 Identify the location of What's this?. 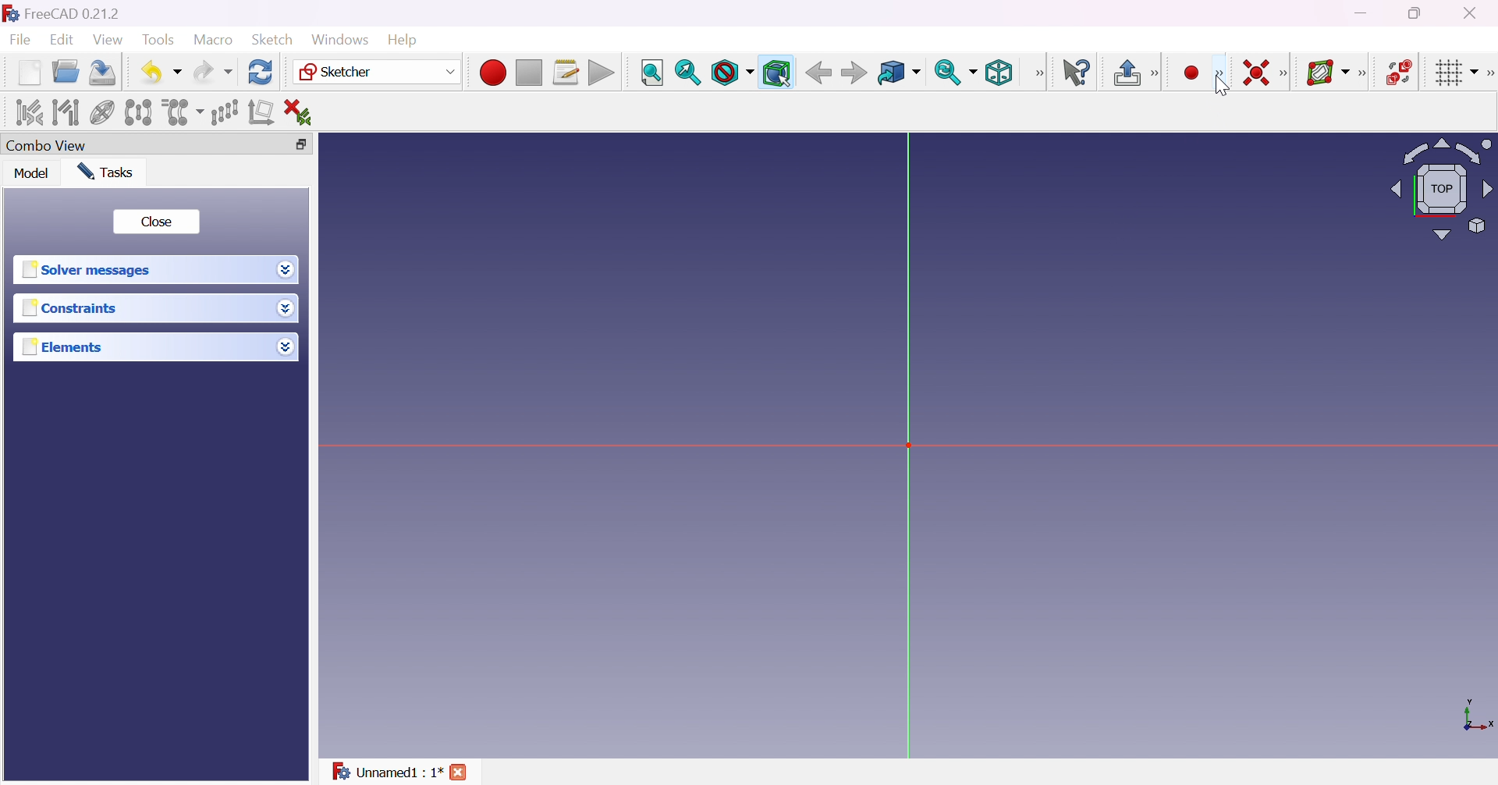
(1078, 73).